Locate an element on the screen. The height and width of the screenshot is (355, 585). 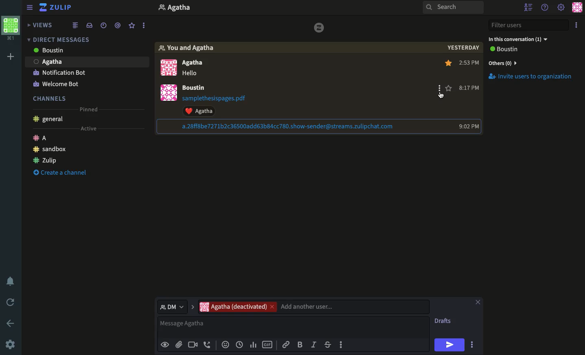
Settings is located at coordinates (561, 6).